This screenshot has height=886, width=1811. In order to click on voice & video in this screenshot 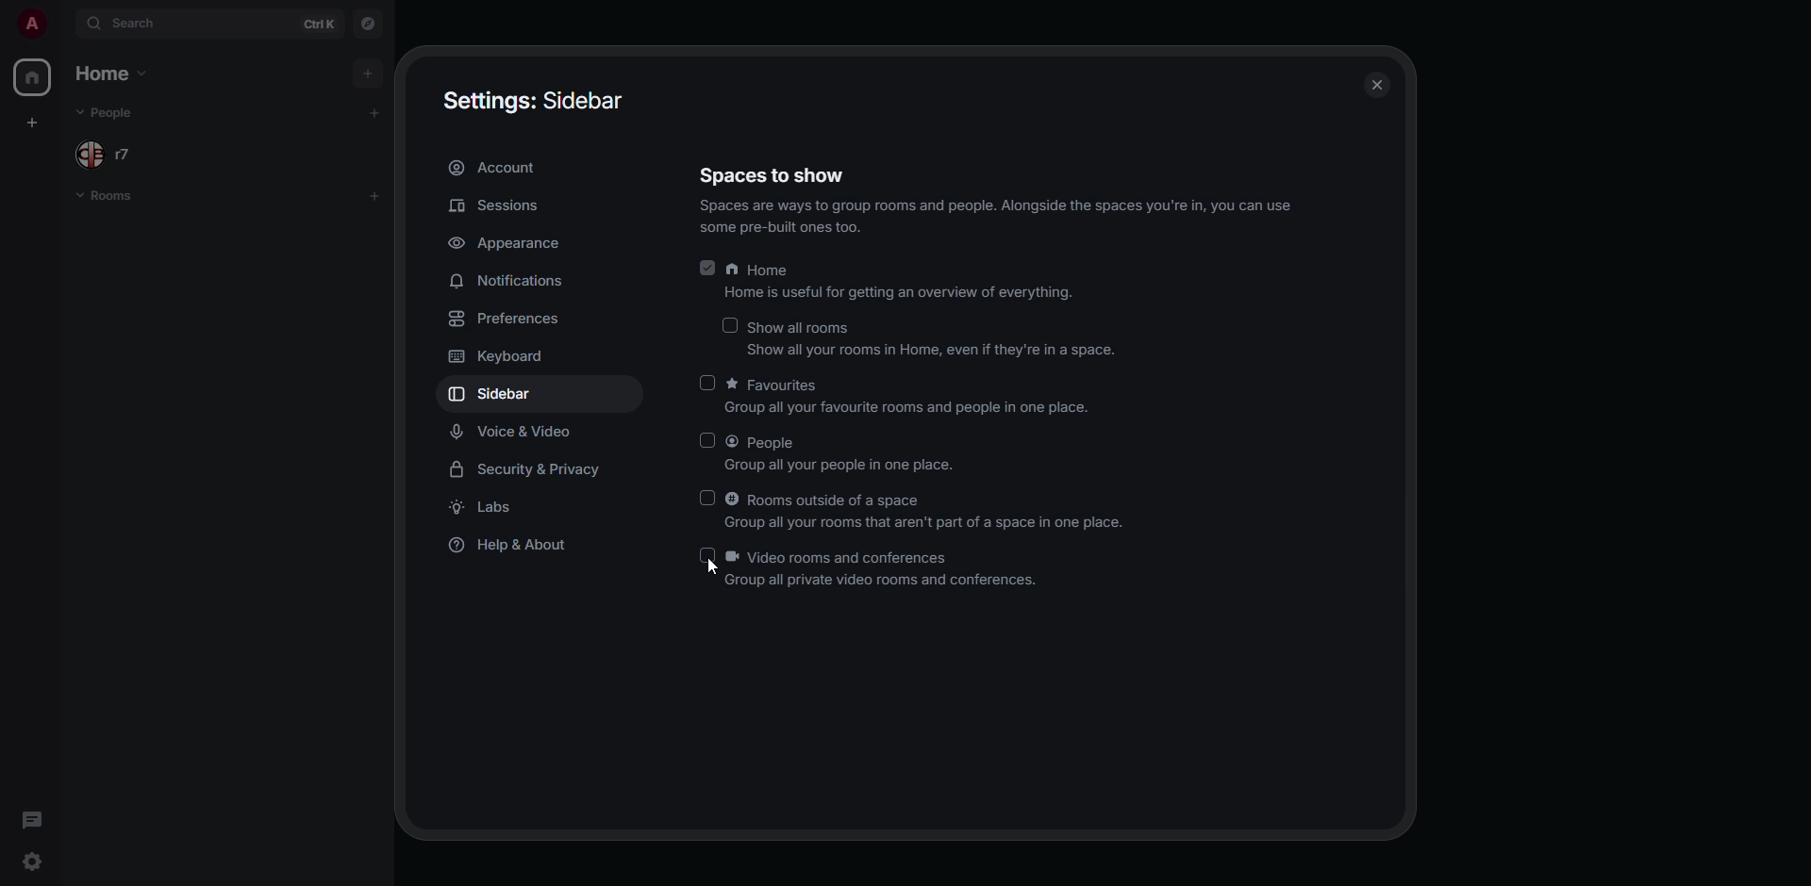, I will do `click(511, 431)`.